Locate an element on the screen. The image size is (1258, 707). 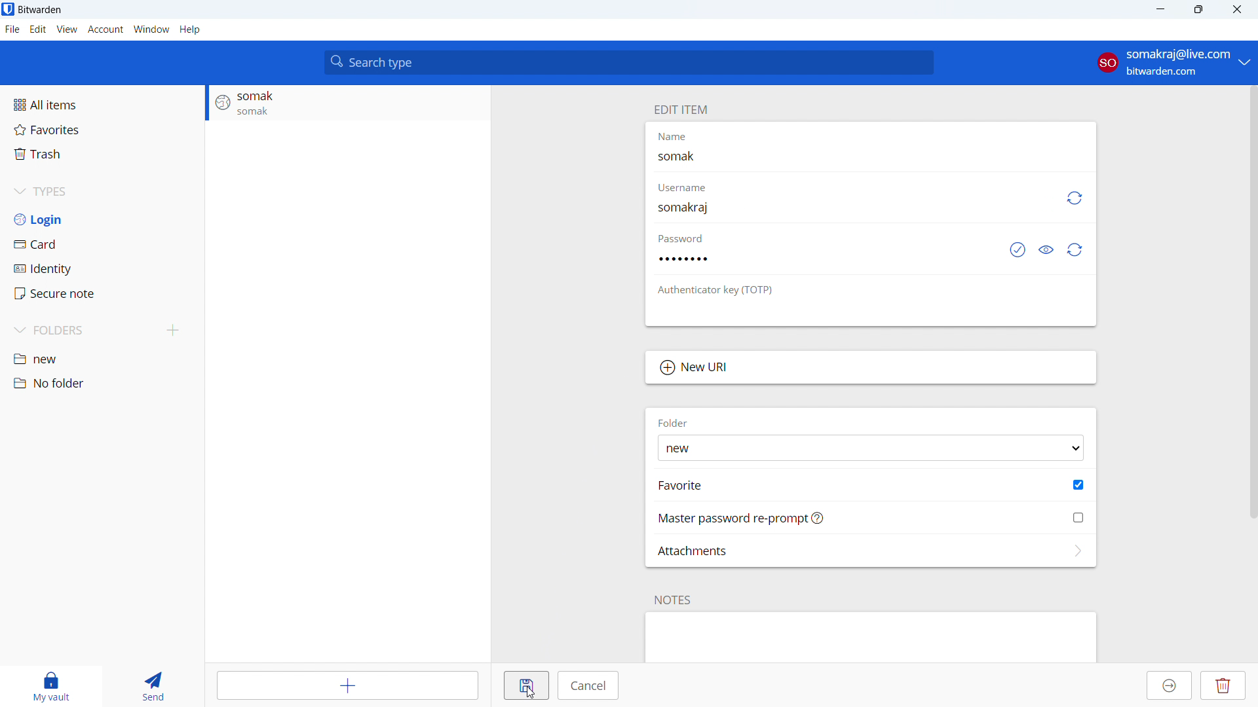
no folder is located at coordinates (102, 384).